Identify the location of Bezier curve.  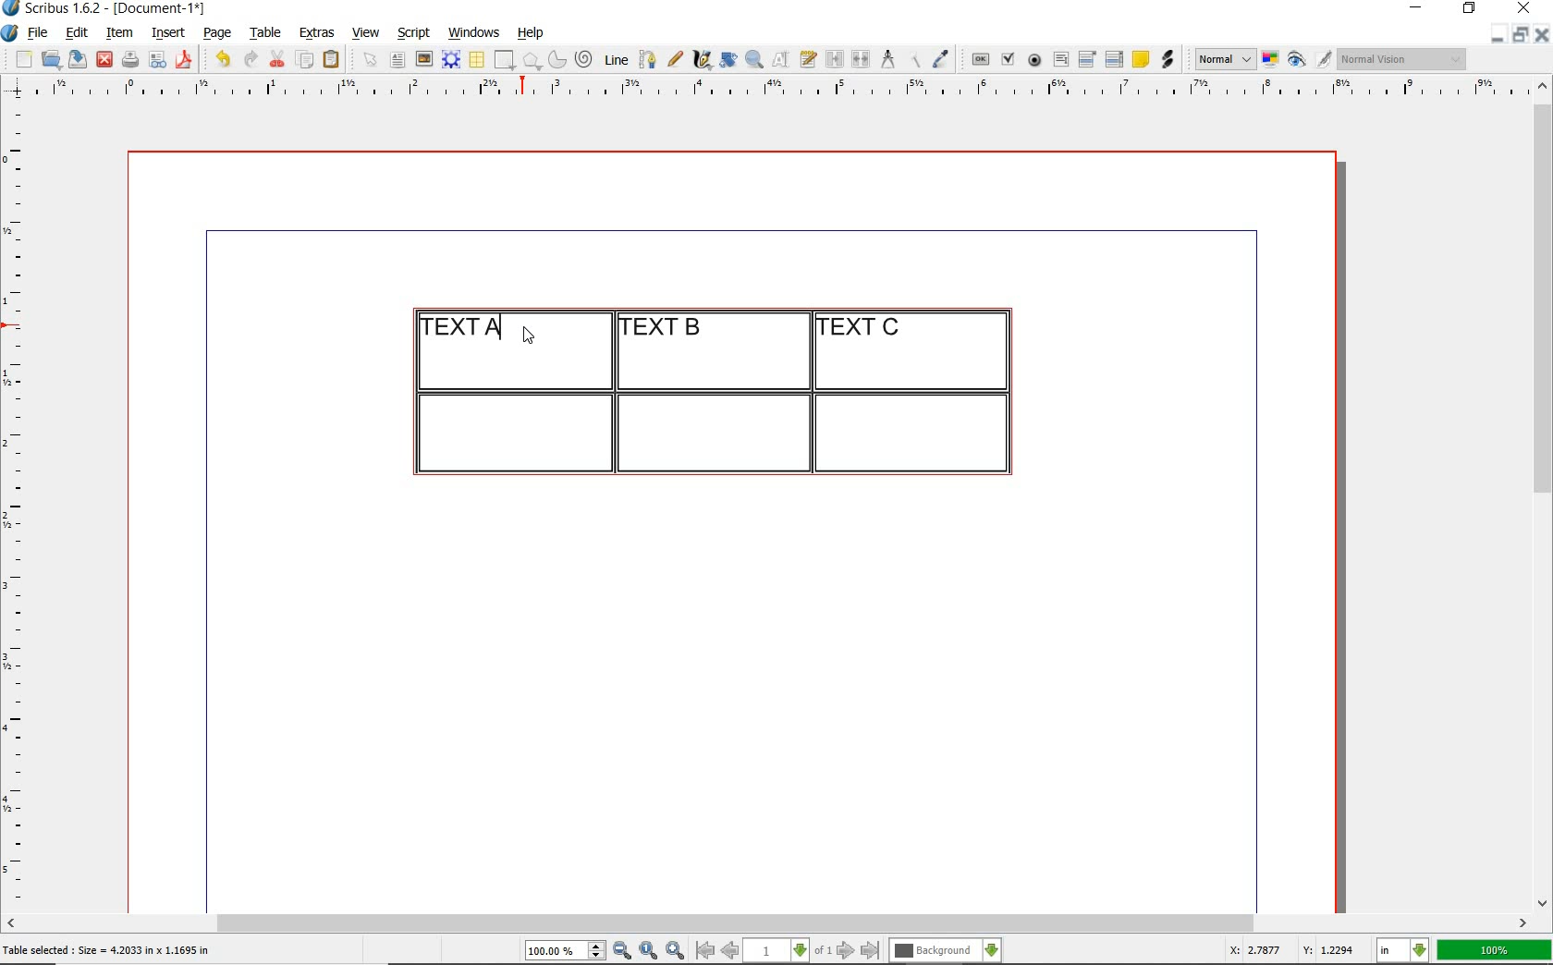
(646, 59).